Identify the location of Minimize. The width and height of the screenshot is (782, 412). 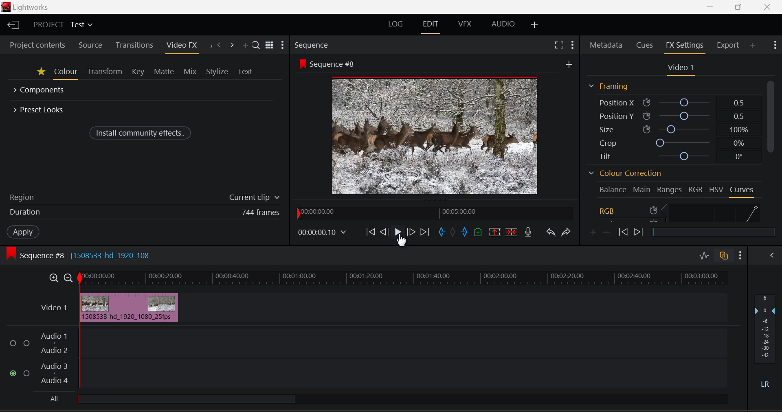
(739, 7).